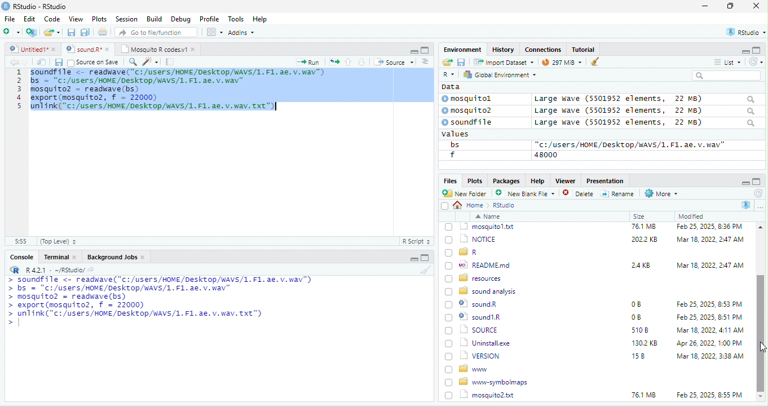 Image resolution: width=768 pixels, height=407 pixels. Describe the element at coordinates (209, 19) in the screenshot. I see `Profile` at that location.